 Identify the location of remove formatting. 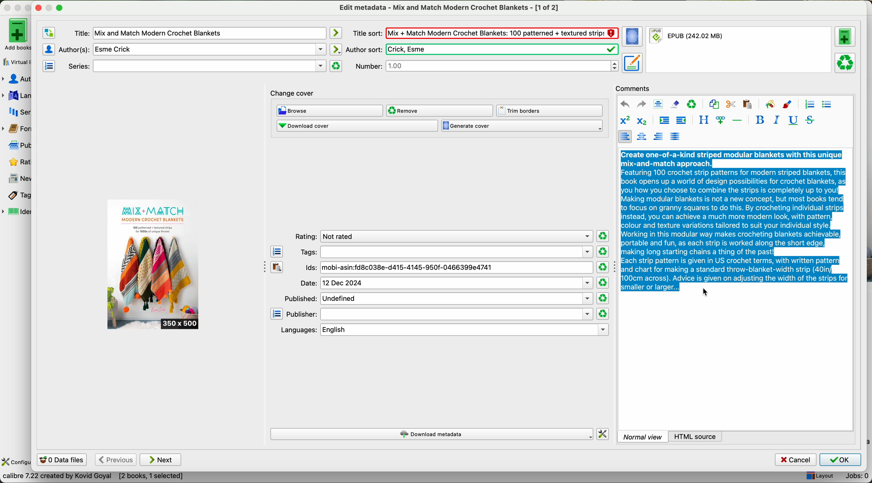
(675, 104).